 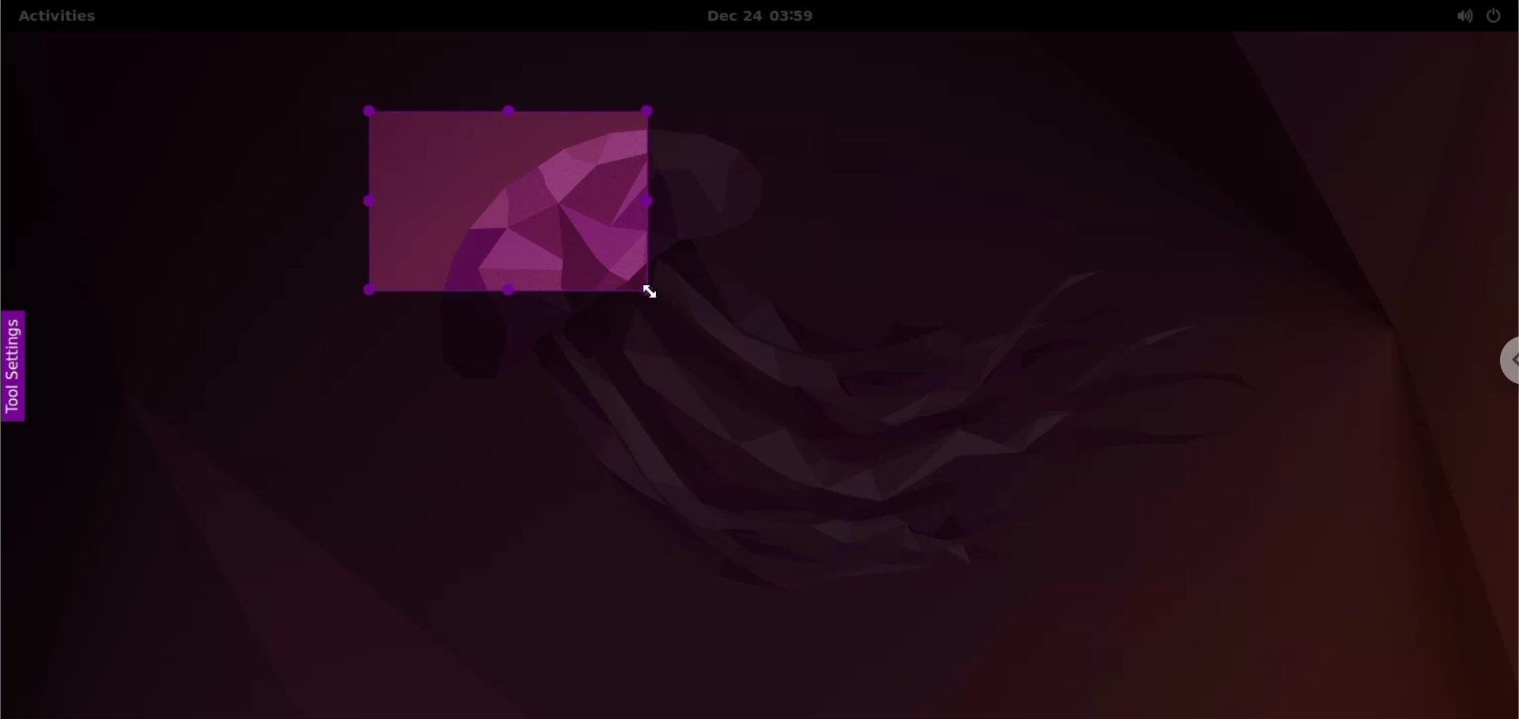 I want to click on tool settings , so click(x=13, y=370).